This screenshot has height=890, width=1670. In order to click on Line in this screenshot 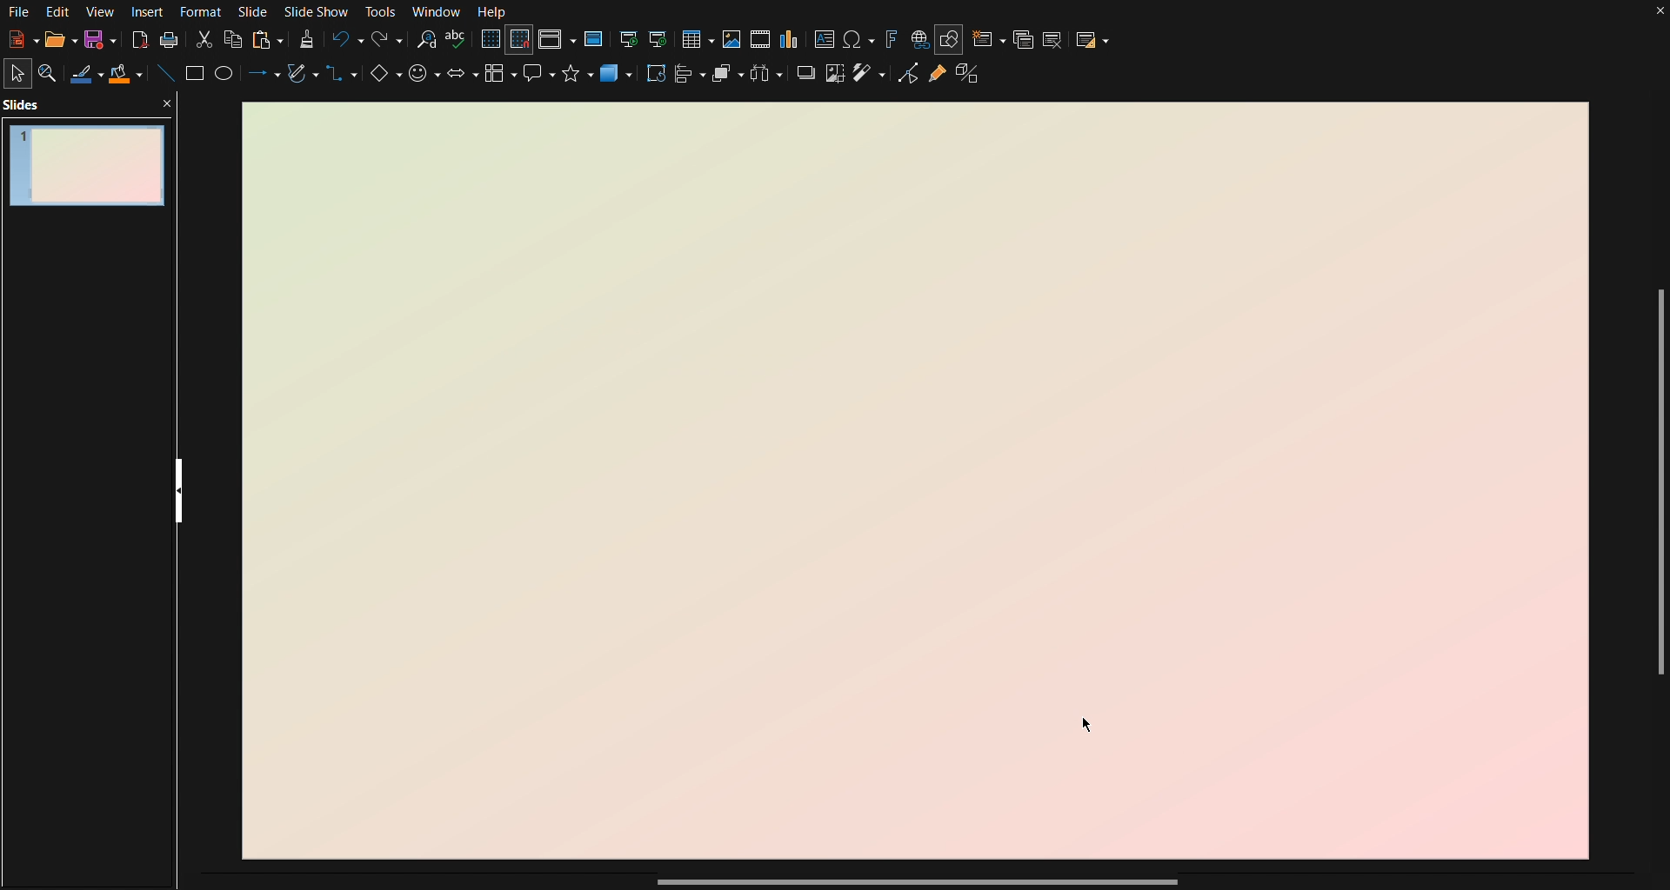, I will do `click(164, 76)`.